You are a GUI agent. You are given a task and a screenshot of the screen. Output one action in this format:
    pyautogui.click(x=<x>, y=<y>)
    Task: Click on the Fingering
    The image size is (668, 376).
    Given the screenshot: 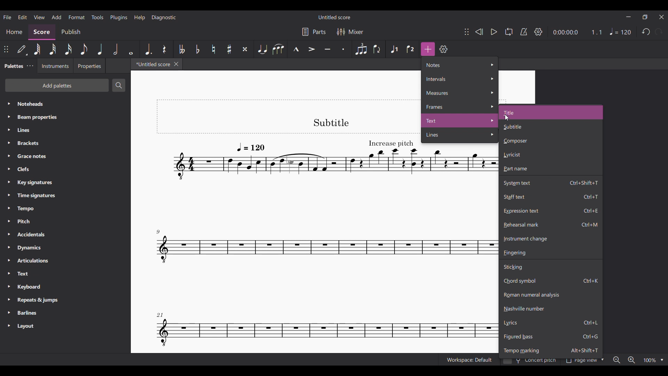 What is the action you would take?
    pyautogui.click(x=551, y=252)
    